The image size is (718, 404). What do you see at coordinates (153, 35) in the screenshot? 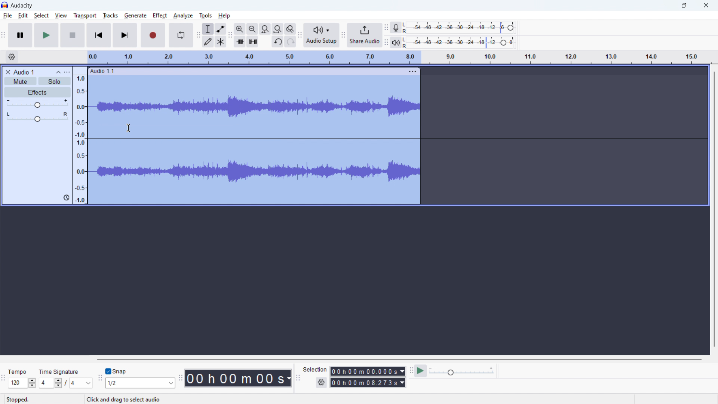
I see `record` at bounding box center [153, 35].